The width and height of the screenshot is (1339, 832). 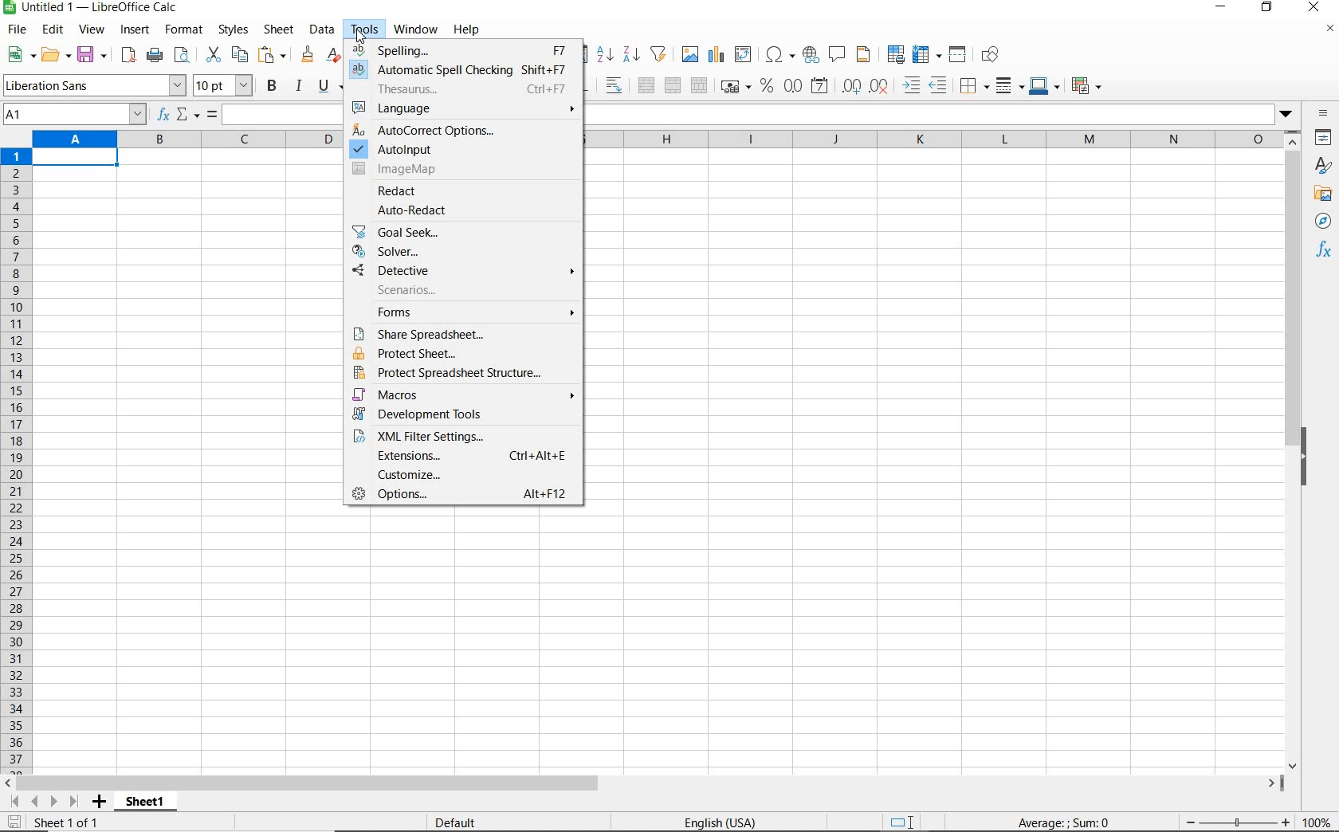 What do you see at coordinates (422, 168) in the screenshot?
I see `imagemap` at bounding box center [422, 168].